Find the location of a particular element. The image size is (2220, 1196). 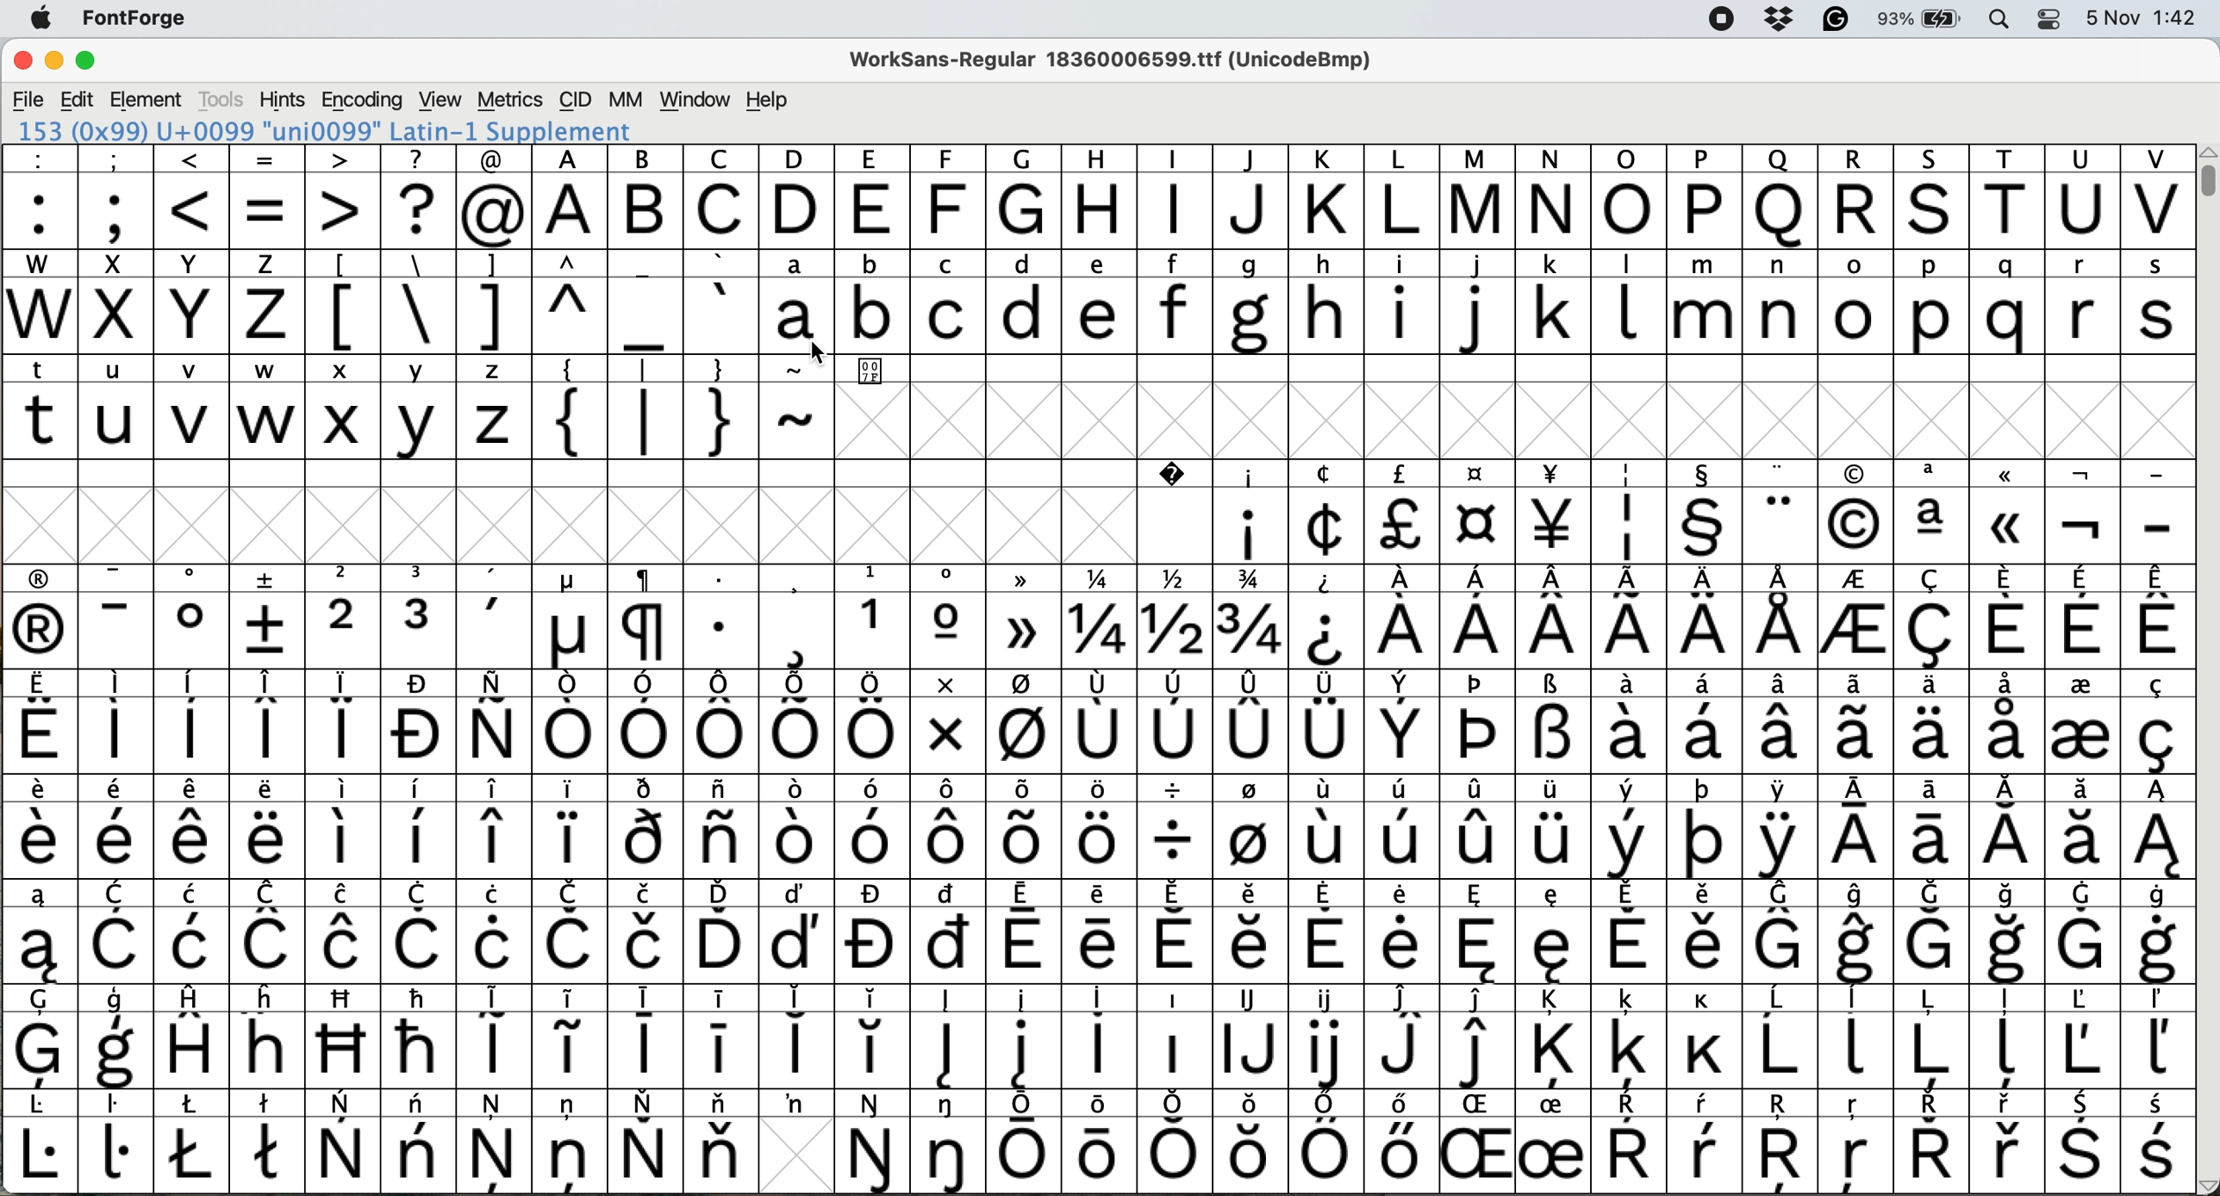

symbol is located at coordinates (1252, 720).